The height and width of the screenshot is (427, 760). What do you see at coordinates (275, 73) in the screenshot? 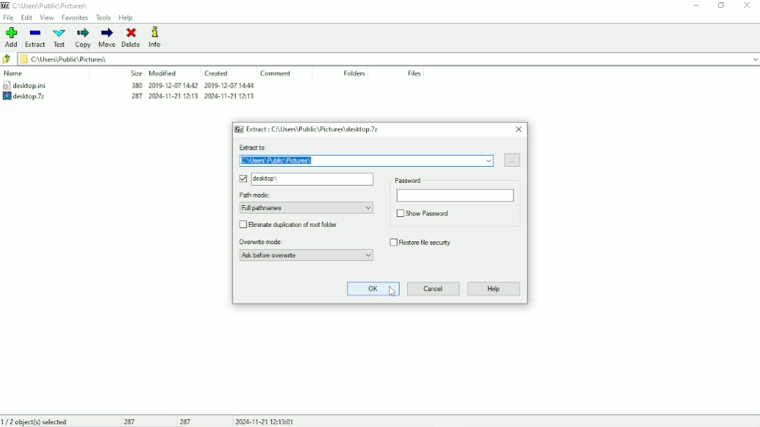
I see `Comment` at bounding box center [275, 73].